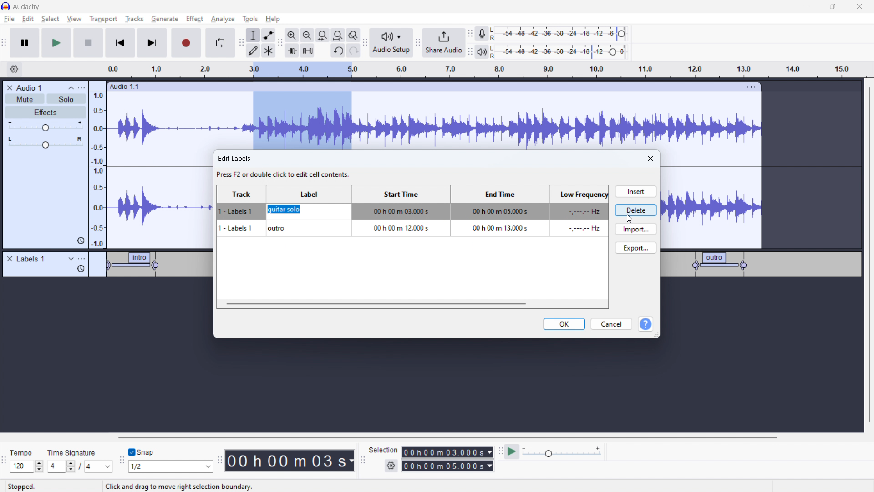  What do you see at coordinates (361, 461) in the screenshot?
I see `selection toolbar` at bounding box center [361, 461].